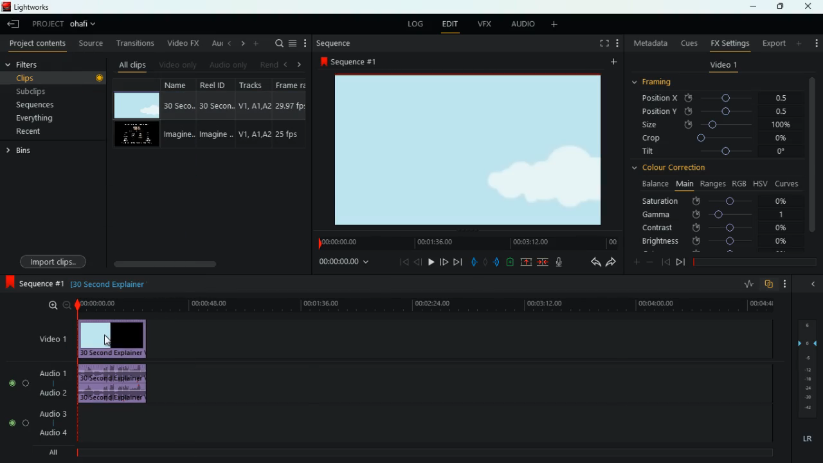  What do you see at coordinates (228, 43) in the screenshot?
I see `left` at bounding box center [228, 43].